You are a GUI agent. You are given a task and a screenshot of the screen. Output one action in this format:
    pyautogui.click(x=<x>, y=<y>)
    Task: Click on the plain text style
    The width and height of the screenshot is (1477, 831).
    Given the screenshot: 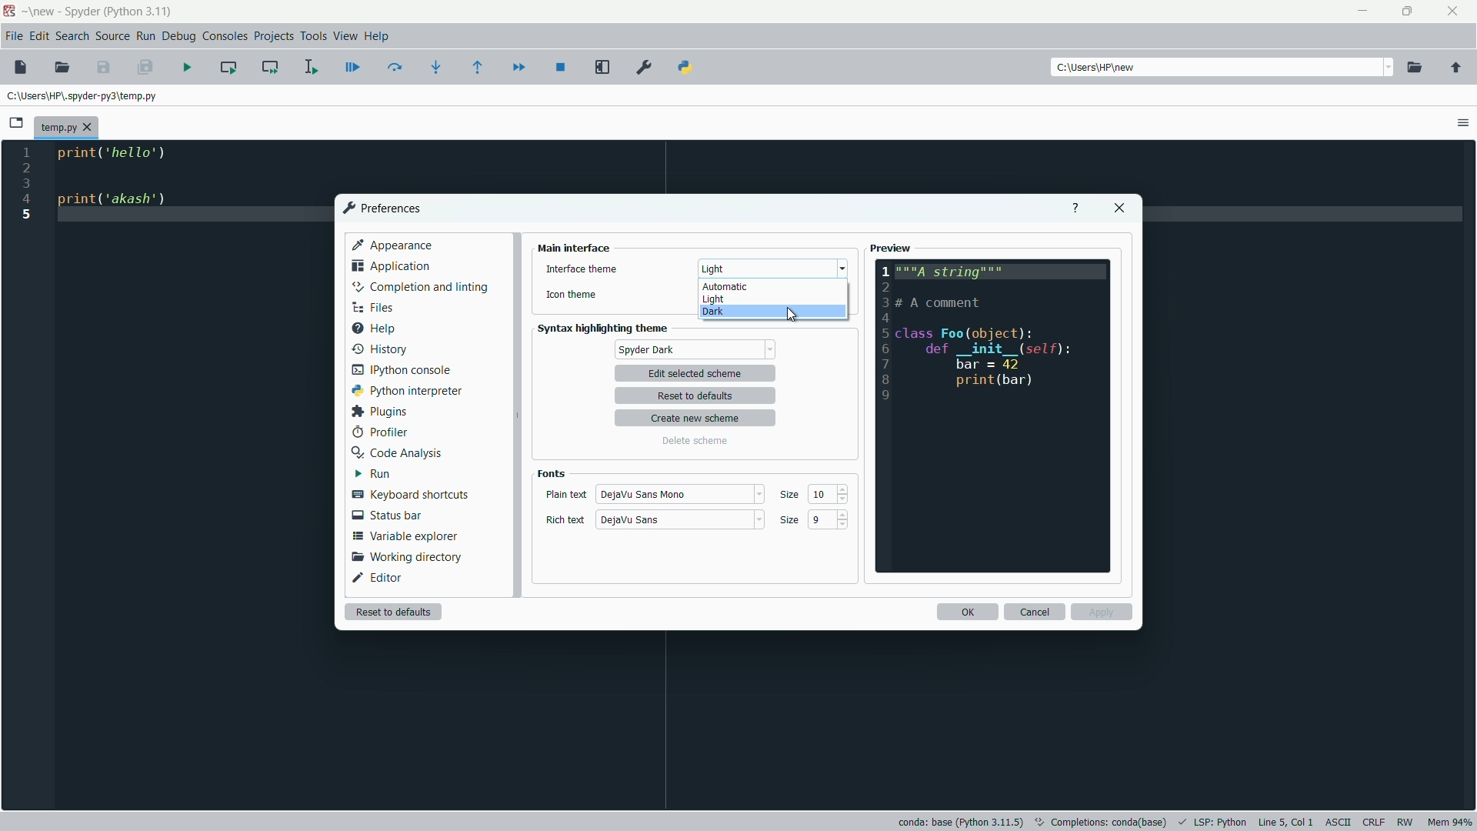 What is the action you would take?
    pyautogui.click(x=648, y=493)
    